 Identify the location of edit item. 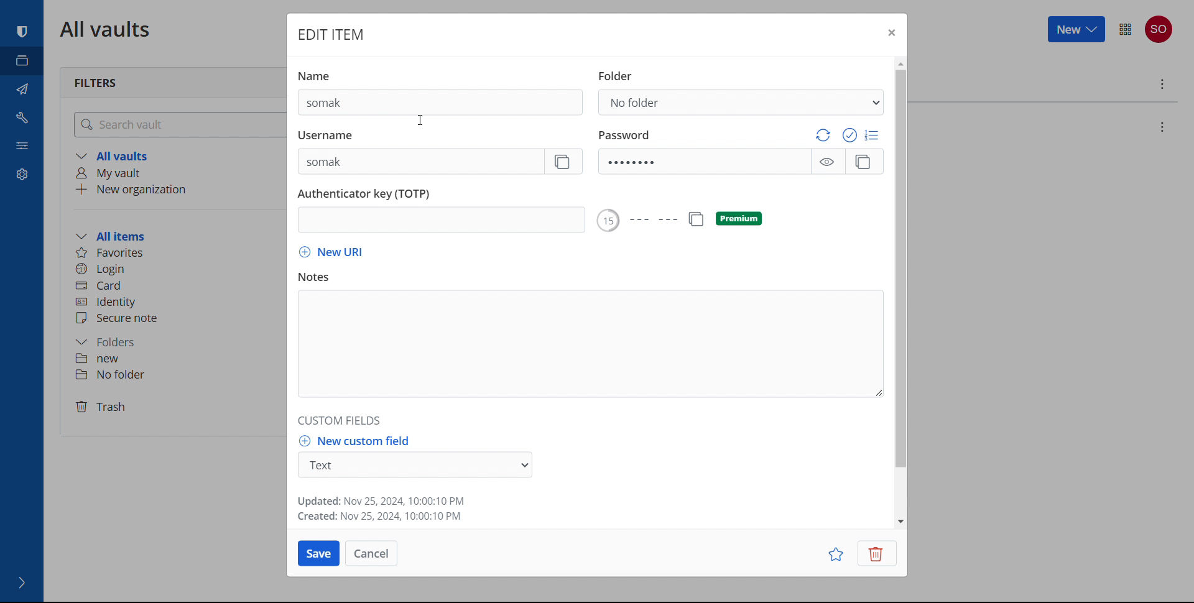
(330, 34).